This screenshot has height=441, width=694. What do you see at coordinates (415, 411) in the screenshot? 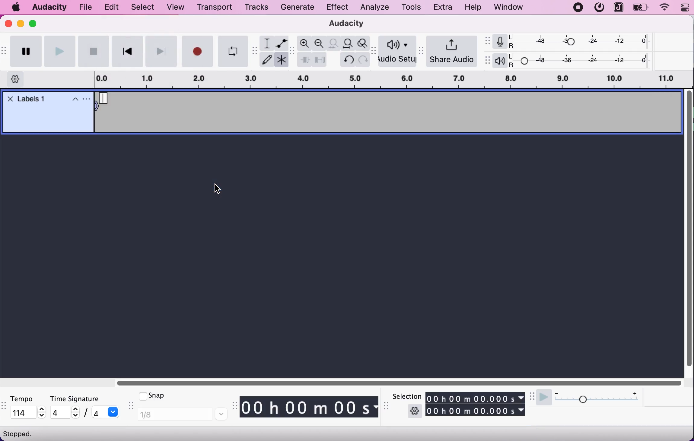
I see `settings` at bounding box center [415, 411].